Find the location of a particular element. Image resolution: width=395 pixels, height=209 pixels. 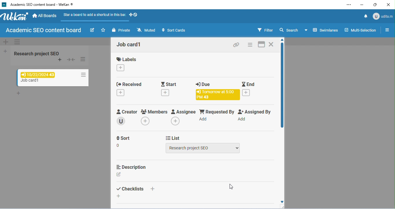

star a board to add a shortcut in this bar is located at coordinates (93, 16).